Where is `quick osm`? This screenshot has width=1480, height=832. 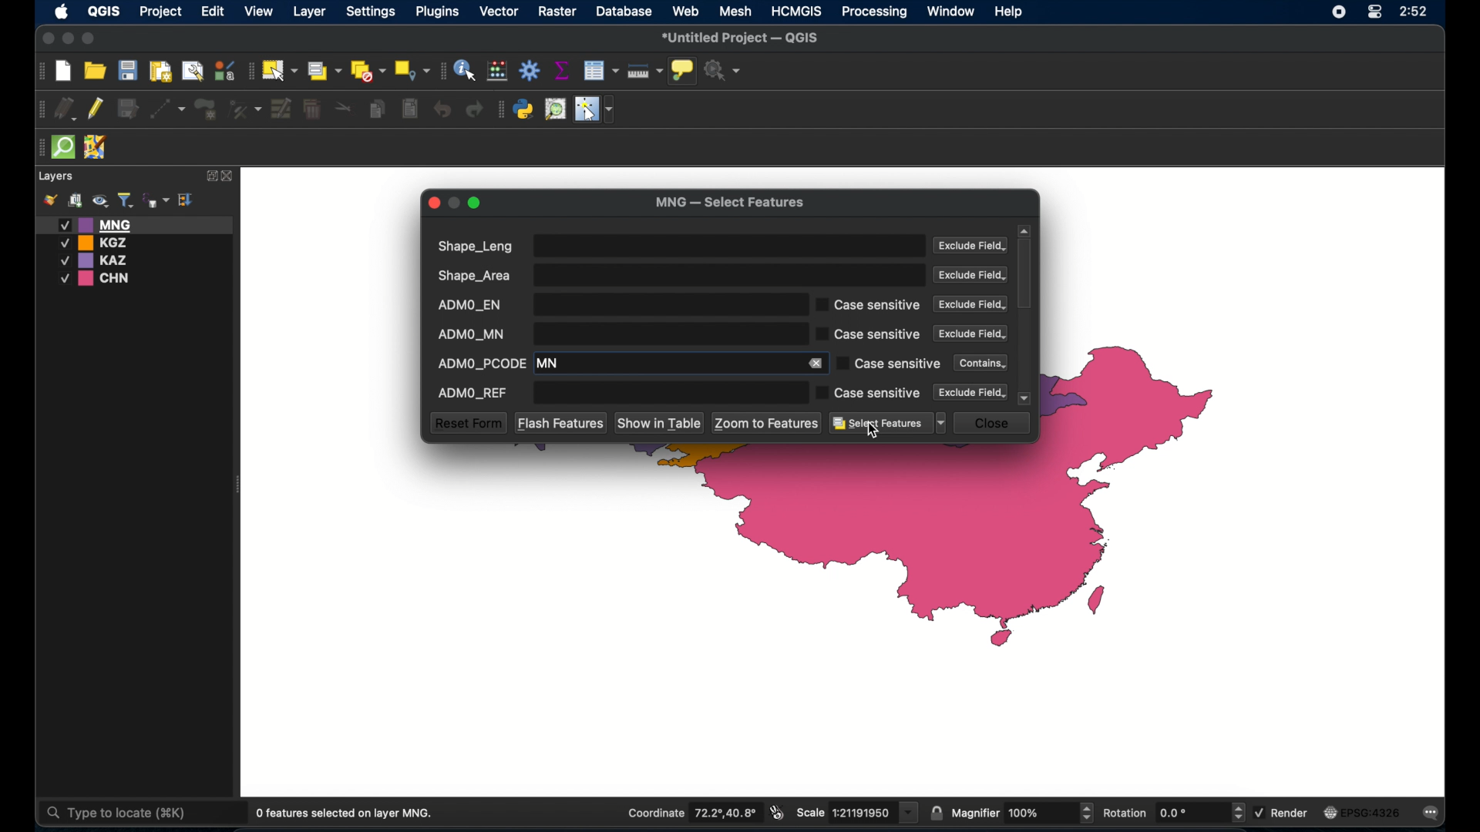 quick osm is located at coordinates (64, 148).